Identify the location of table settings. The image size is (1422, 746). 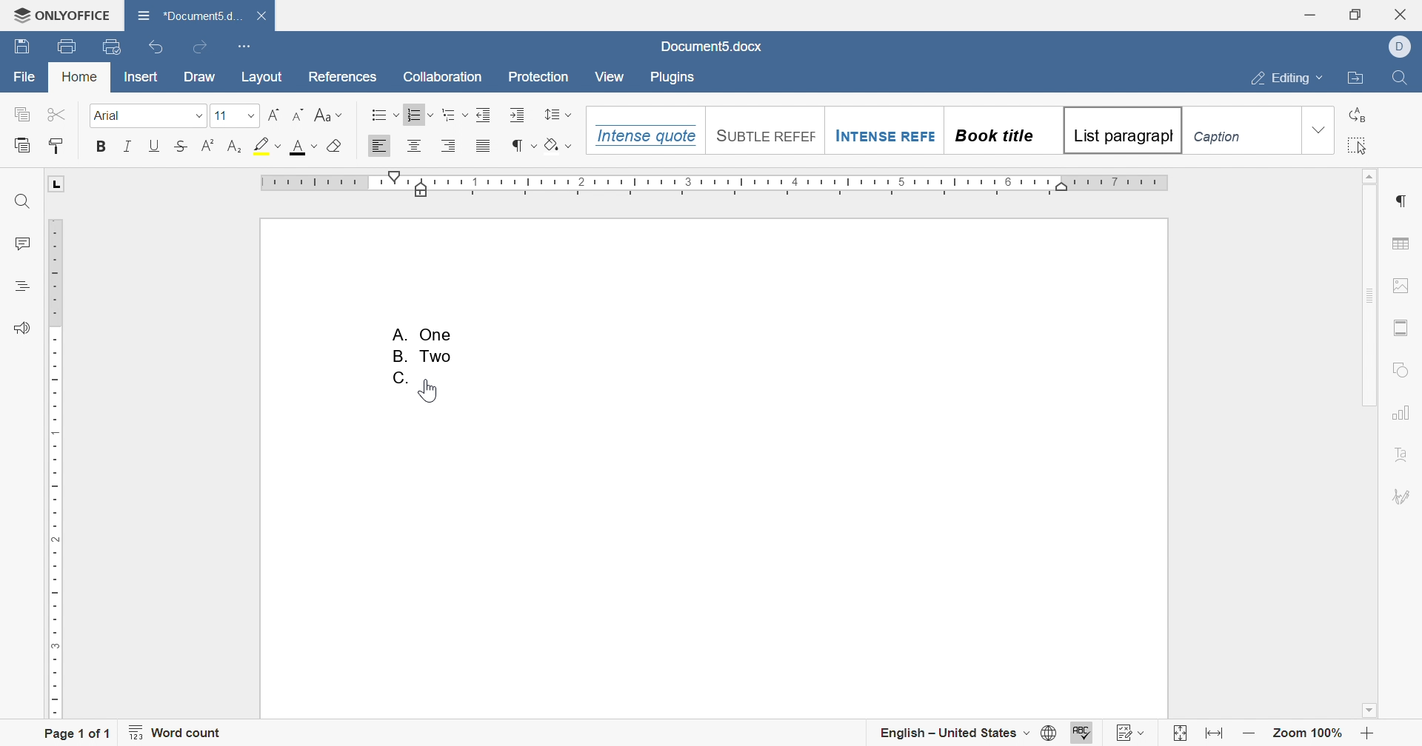
(1400, 243).